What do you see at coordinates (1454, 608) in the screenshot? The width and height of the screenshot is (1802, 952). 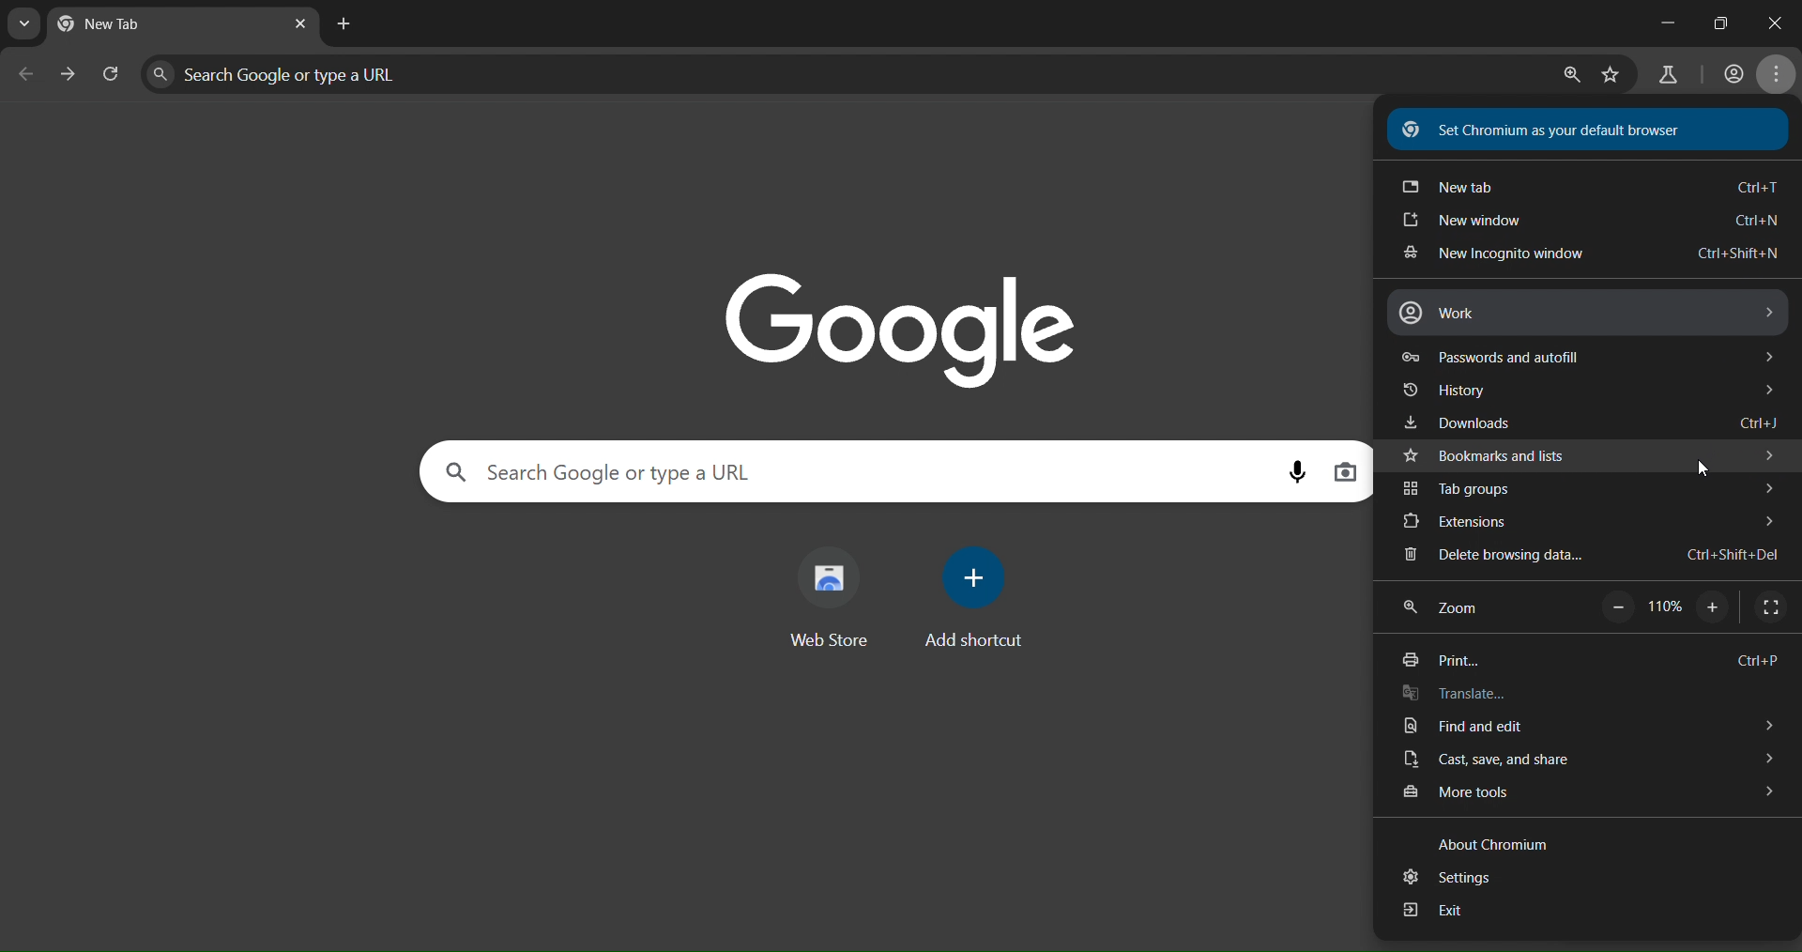 I see `zoom ` at bounding box center [1454, 608].